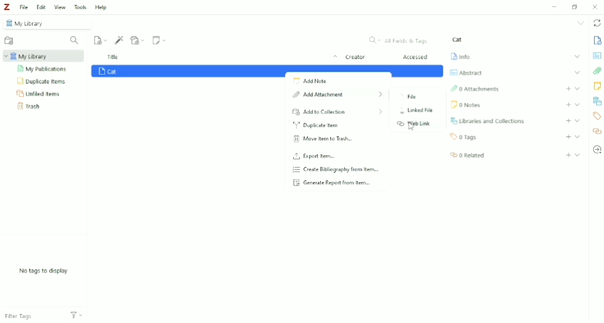 Image resolution: width=604 pixels, height=323 pixels. What do you see at coordinates (578, 154) in the screenshot?
I see `Expand section` at bounding box center [578, 154].